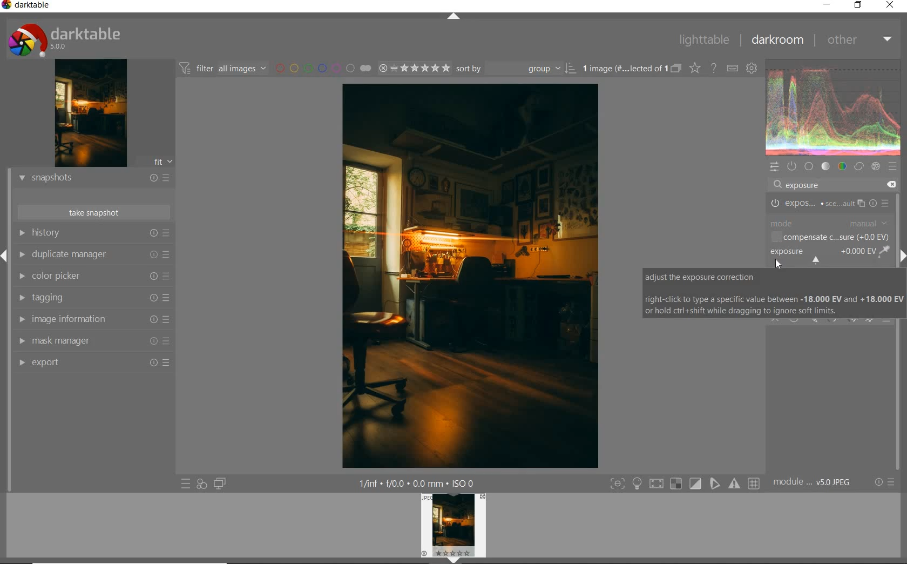 This screenshot has height=564, width=907. Describe the element at coordinates (201, 484) in the screenshot. I see `quick access for applying any of your styles` at that location.